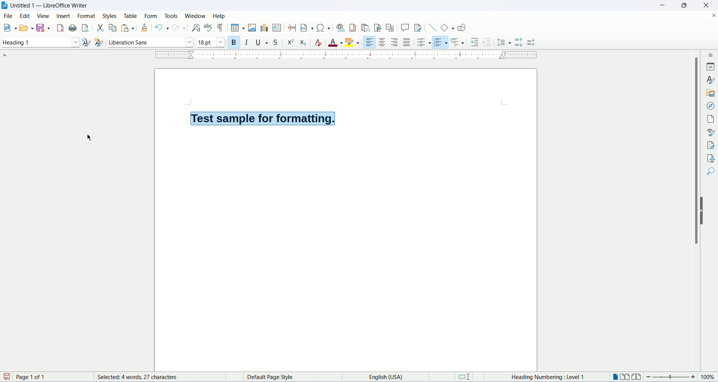 The width and height of the screenshot is (718, 382). What do you see at coordinates (711, 94) in the screenshot?
I see `gallery` at bounding box center [711, 94].